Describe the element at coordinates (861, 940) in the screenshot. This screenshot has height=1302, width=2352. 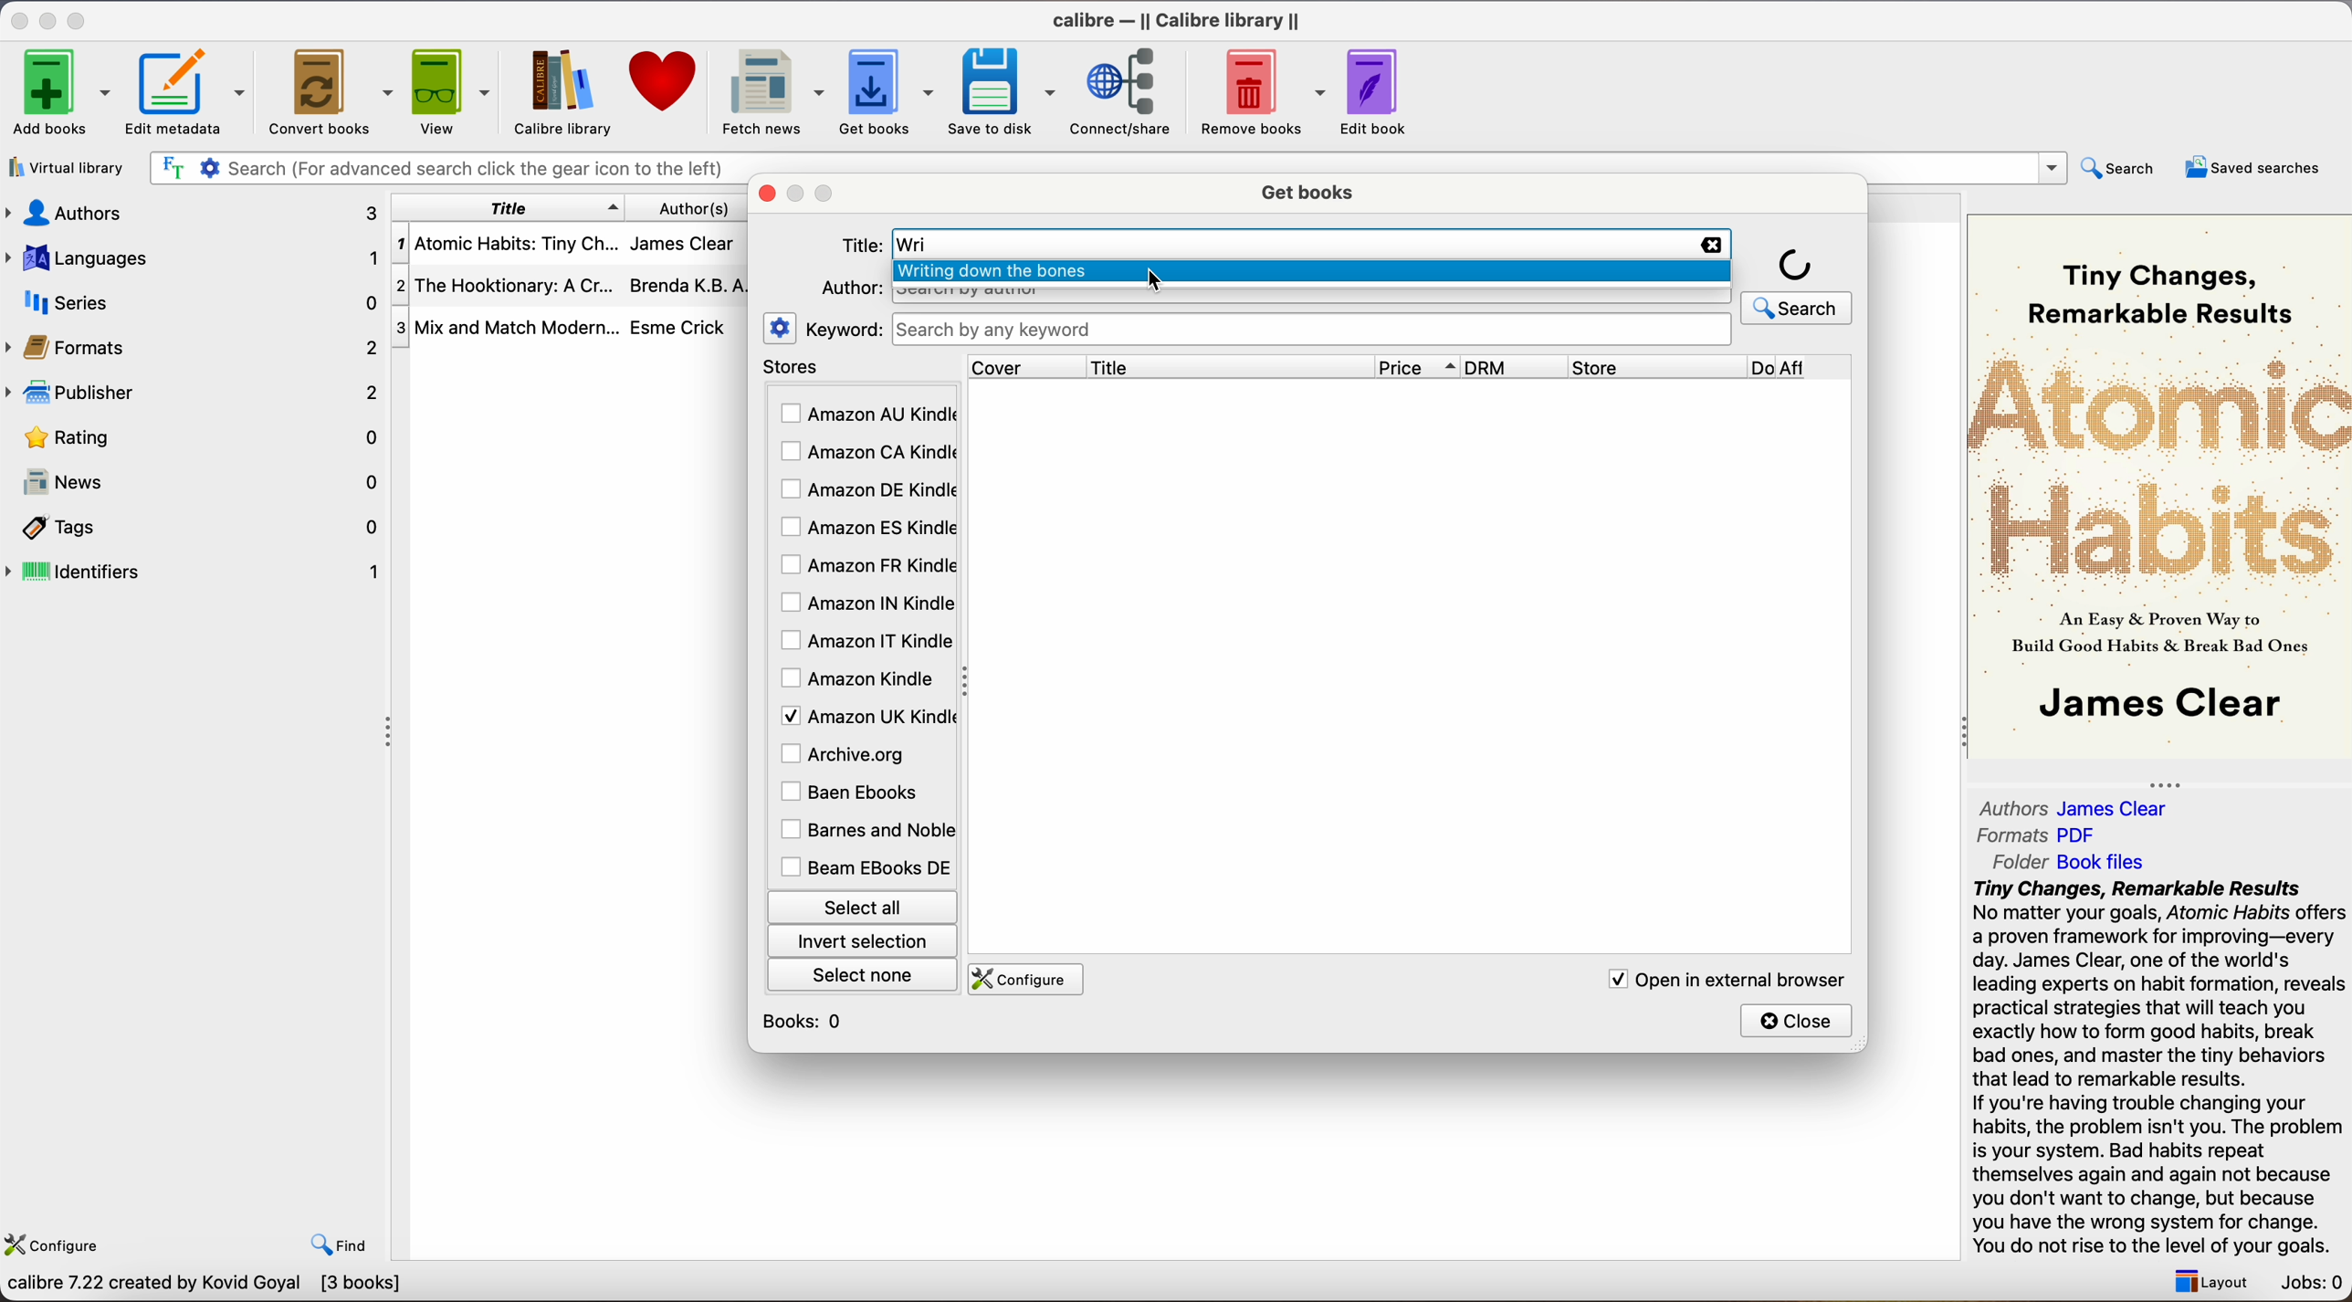
I see `invert selection` at that location.